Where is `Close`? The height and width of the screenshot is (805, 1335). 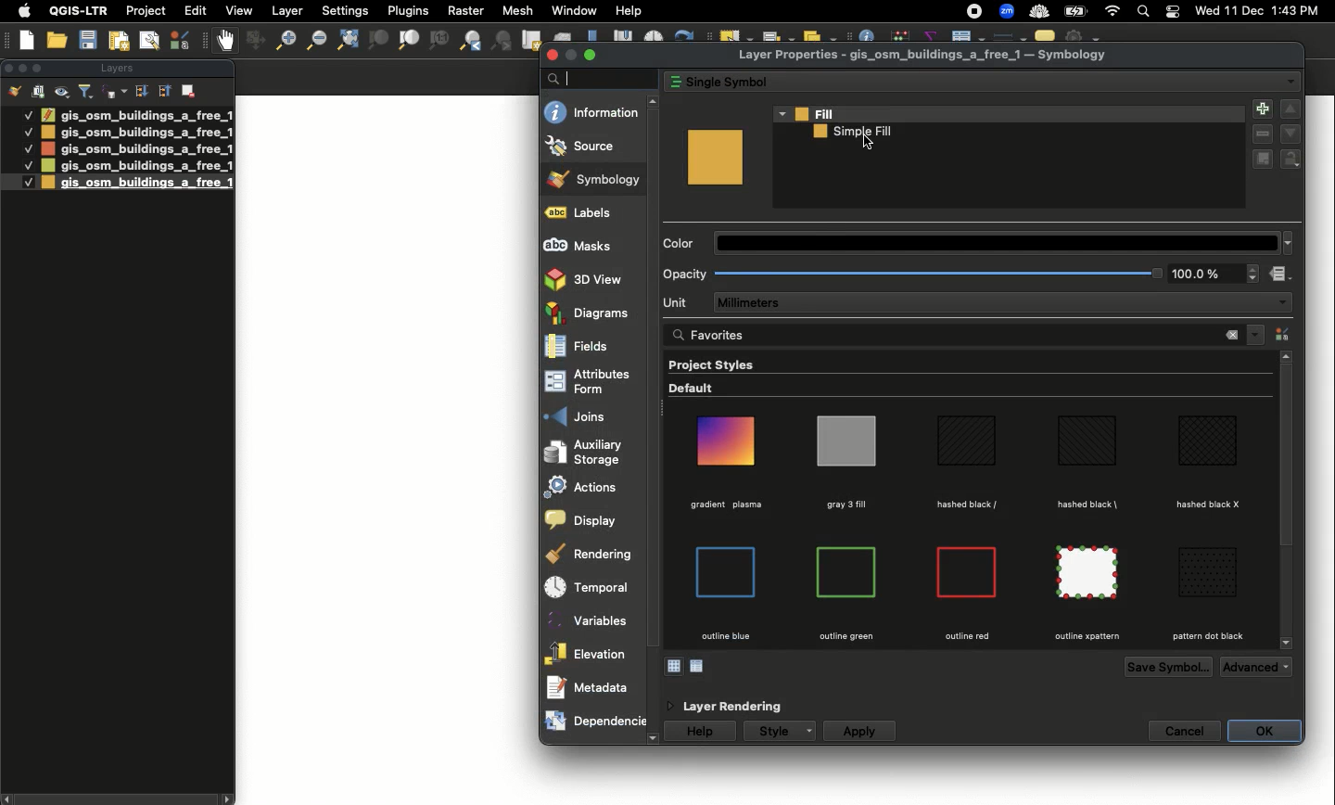
Close is located at coordinates (1231, 335).